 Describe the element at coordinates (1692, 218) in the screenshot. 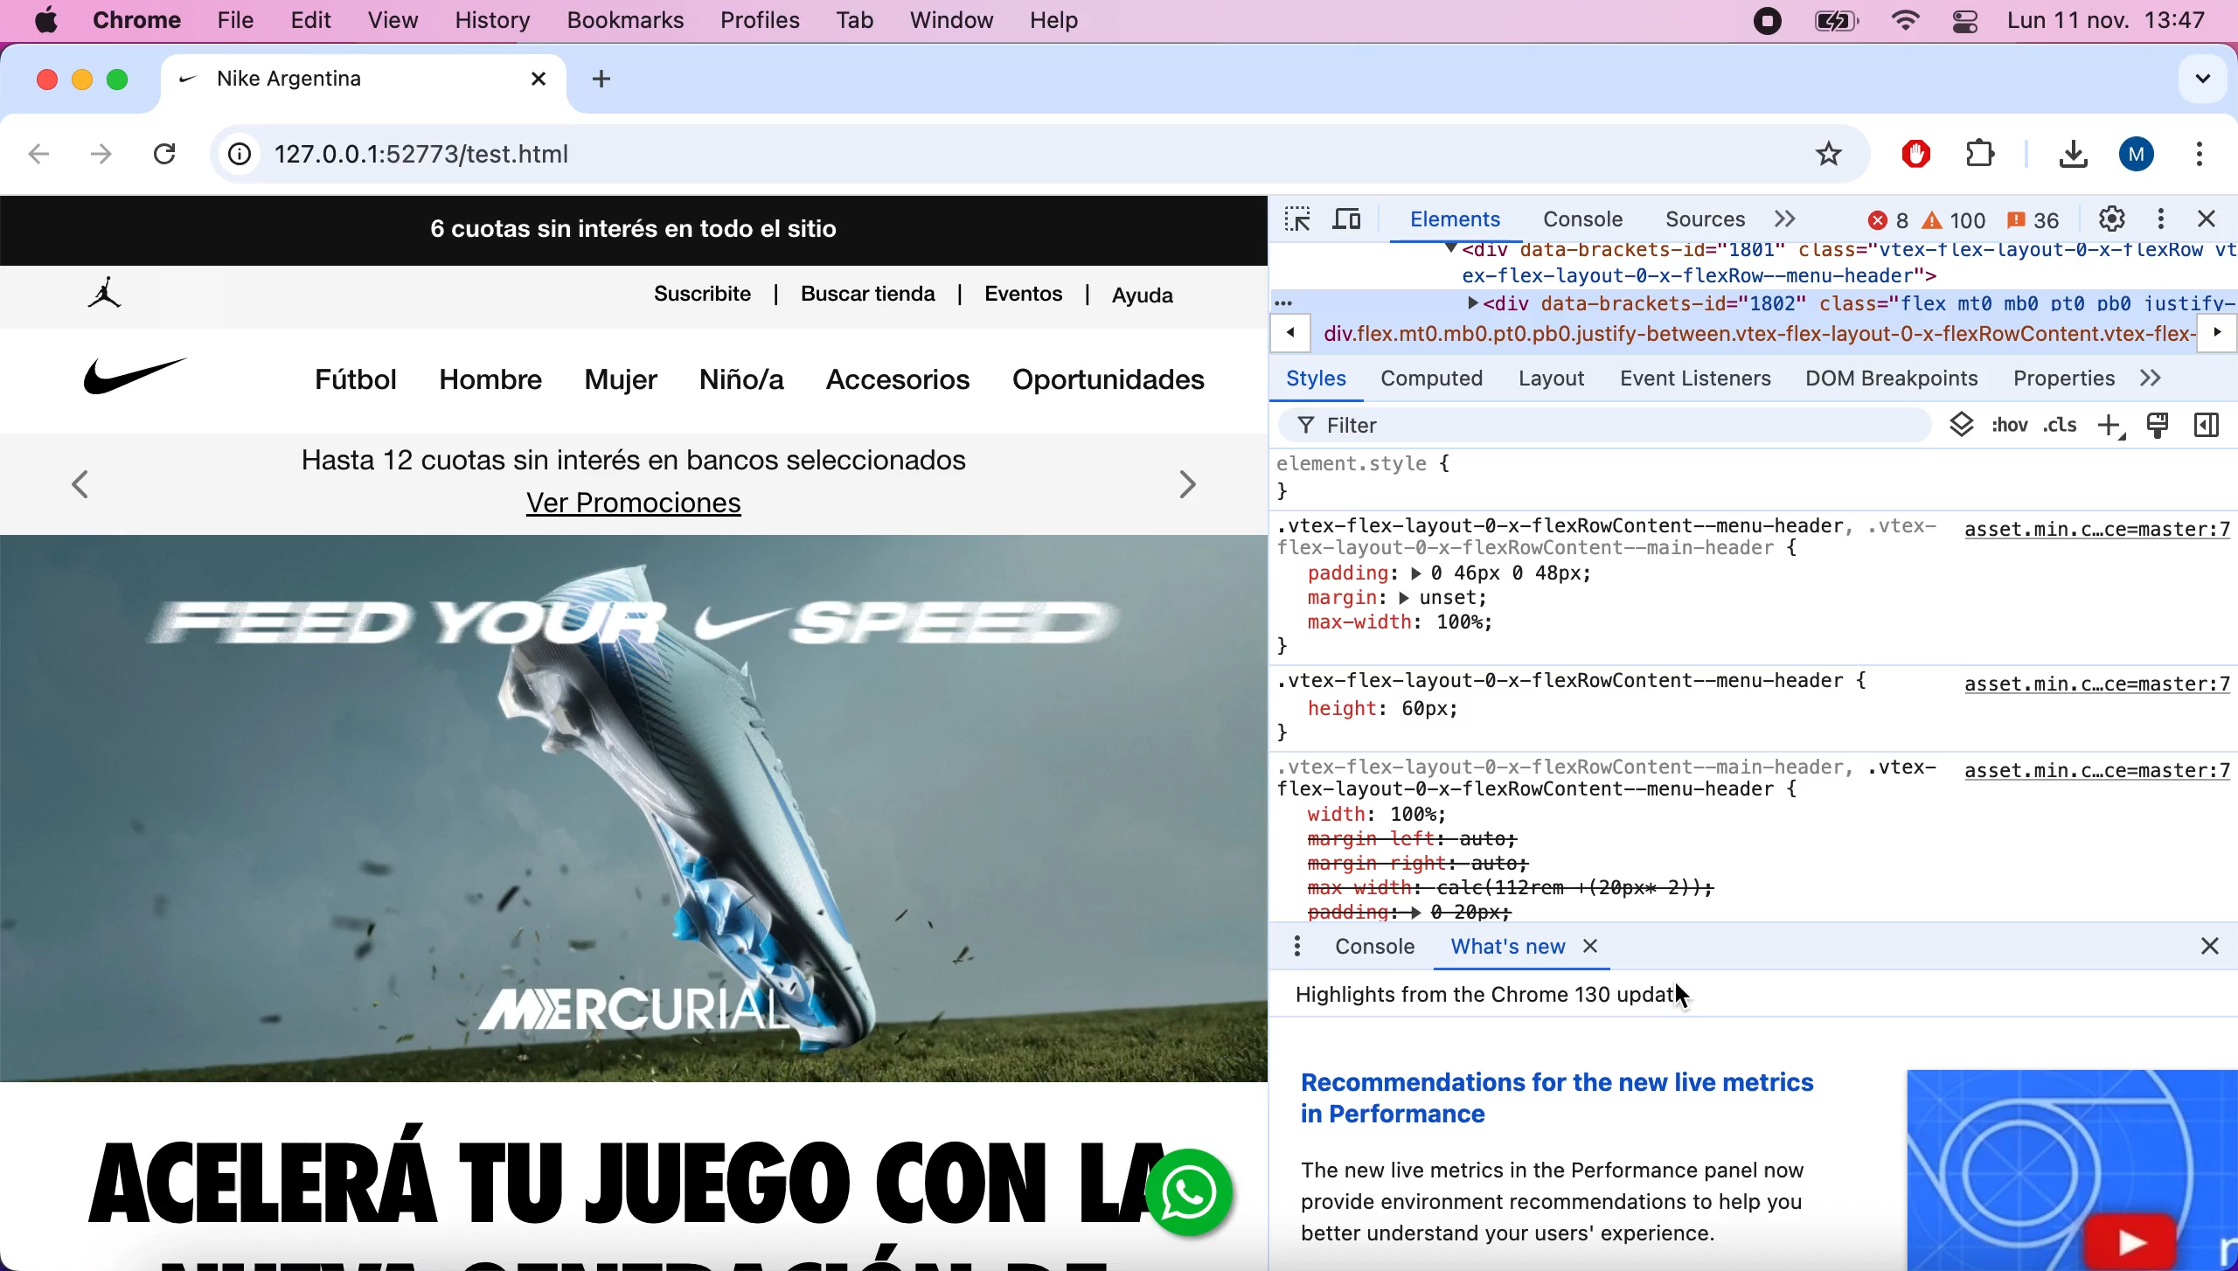

I see `sources` at that location.